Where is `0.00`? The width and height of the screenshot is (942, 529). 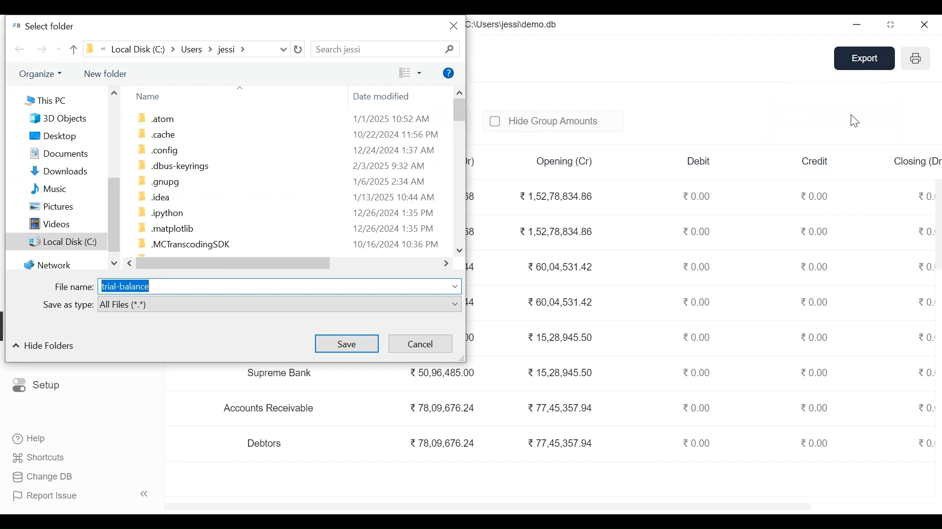
0.00 is located at coordinates (698, 302).